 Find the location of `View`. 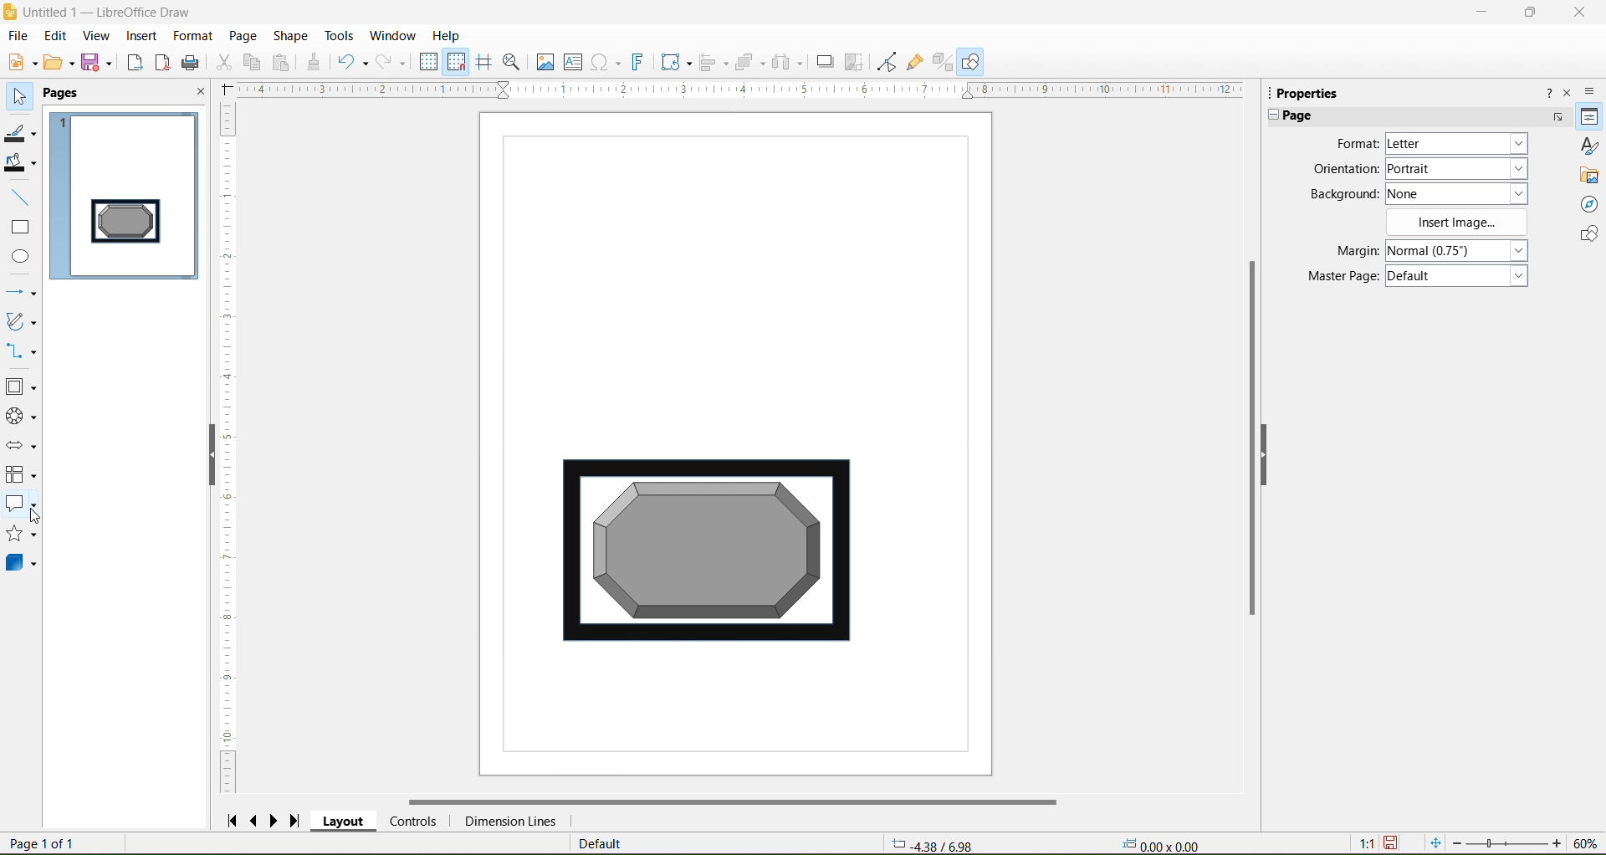

View is located at coordinates (95, 35).